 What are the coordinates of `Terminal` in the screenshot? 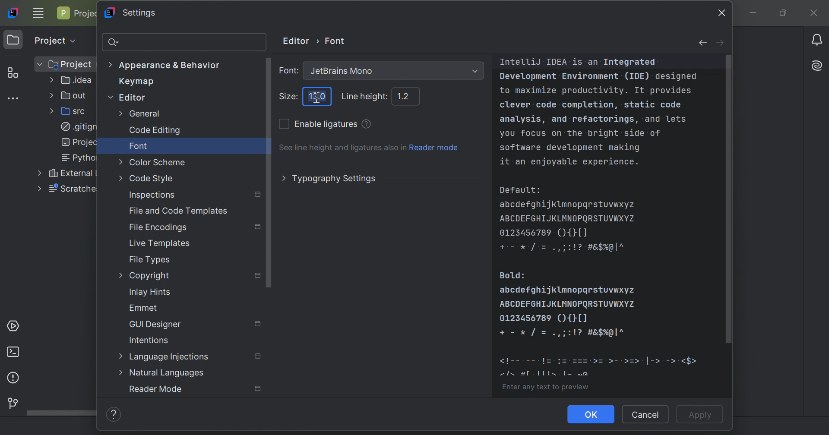 It's located at (15, 352).